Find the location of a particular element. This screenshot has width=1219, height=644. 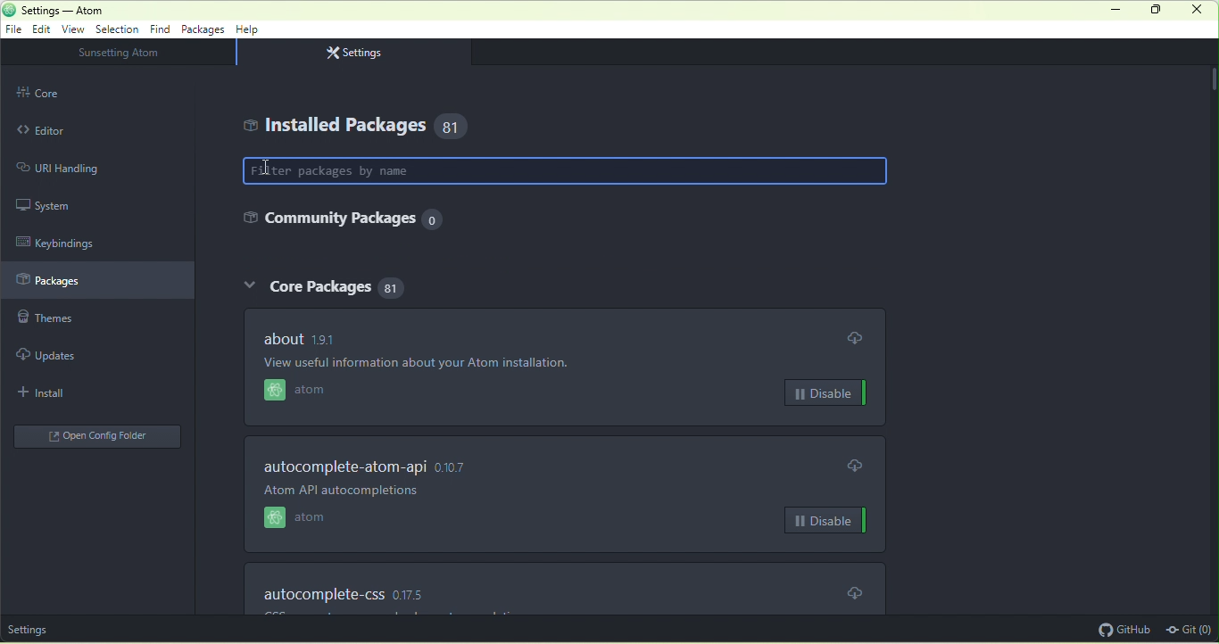

core packages is located at coordinates (323, 290).